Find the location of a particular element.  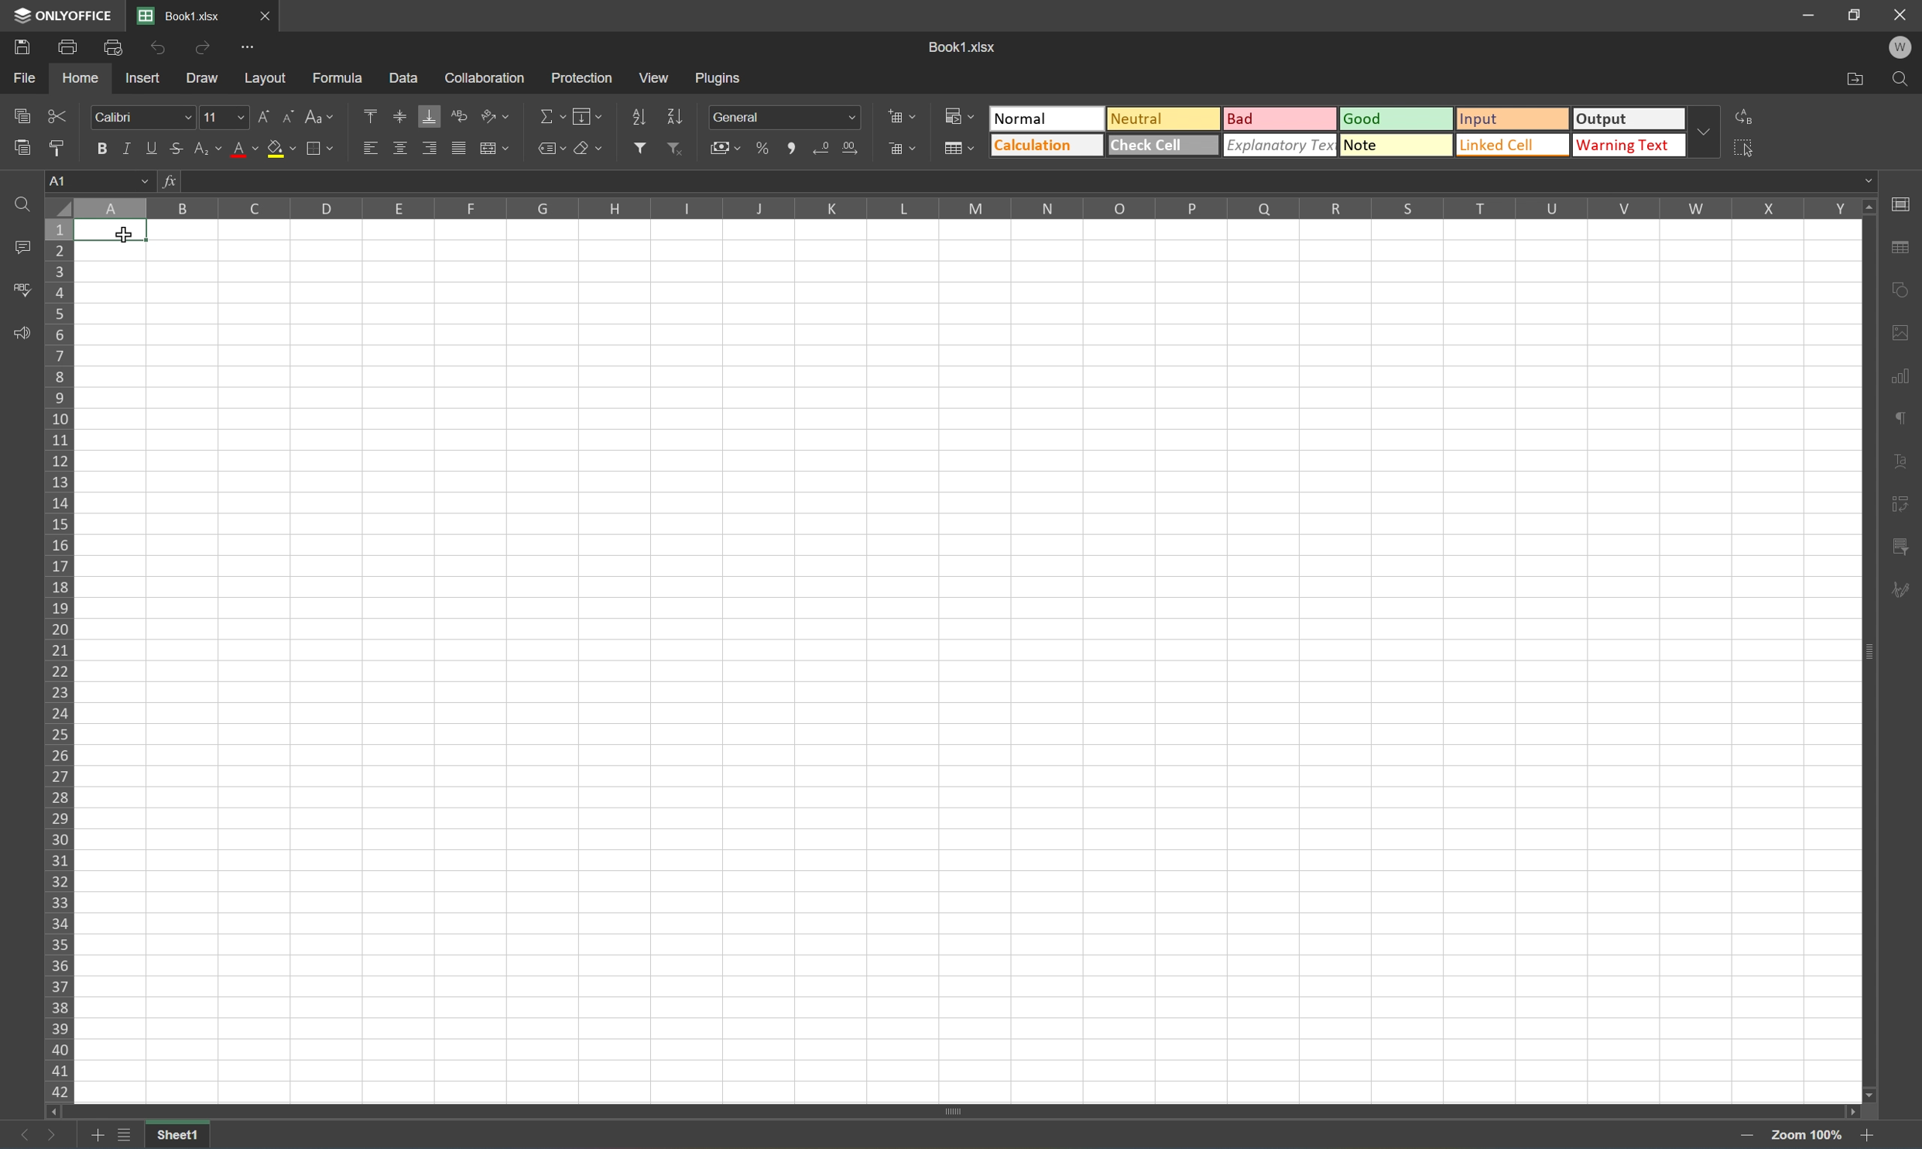

Restore down is located at coordinates (1855, 15).